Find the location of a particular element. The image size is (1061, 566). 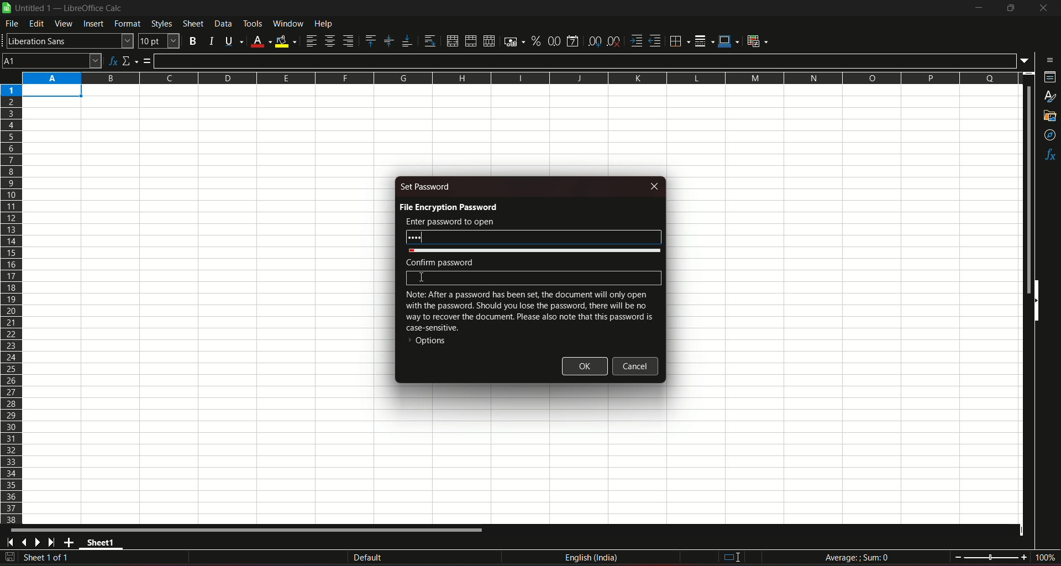

help is located at coordinates (331, 24).